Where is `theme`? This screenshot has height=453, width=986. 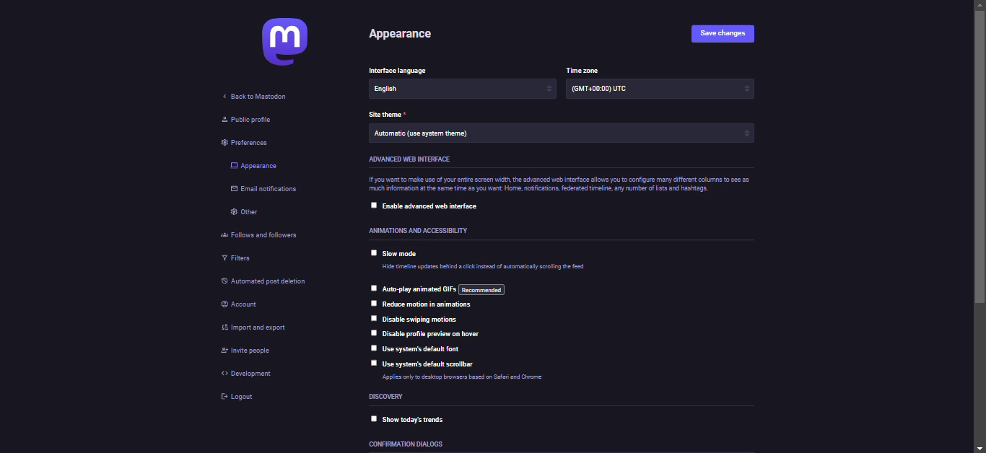
theme is located at coordinates (388, 115).